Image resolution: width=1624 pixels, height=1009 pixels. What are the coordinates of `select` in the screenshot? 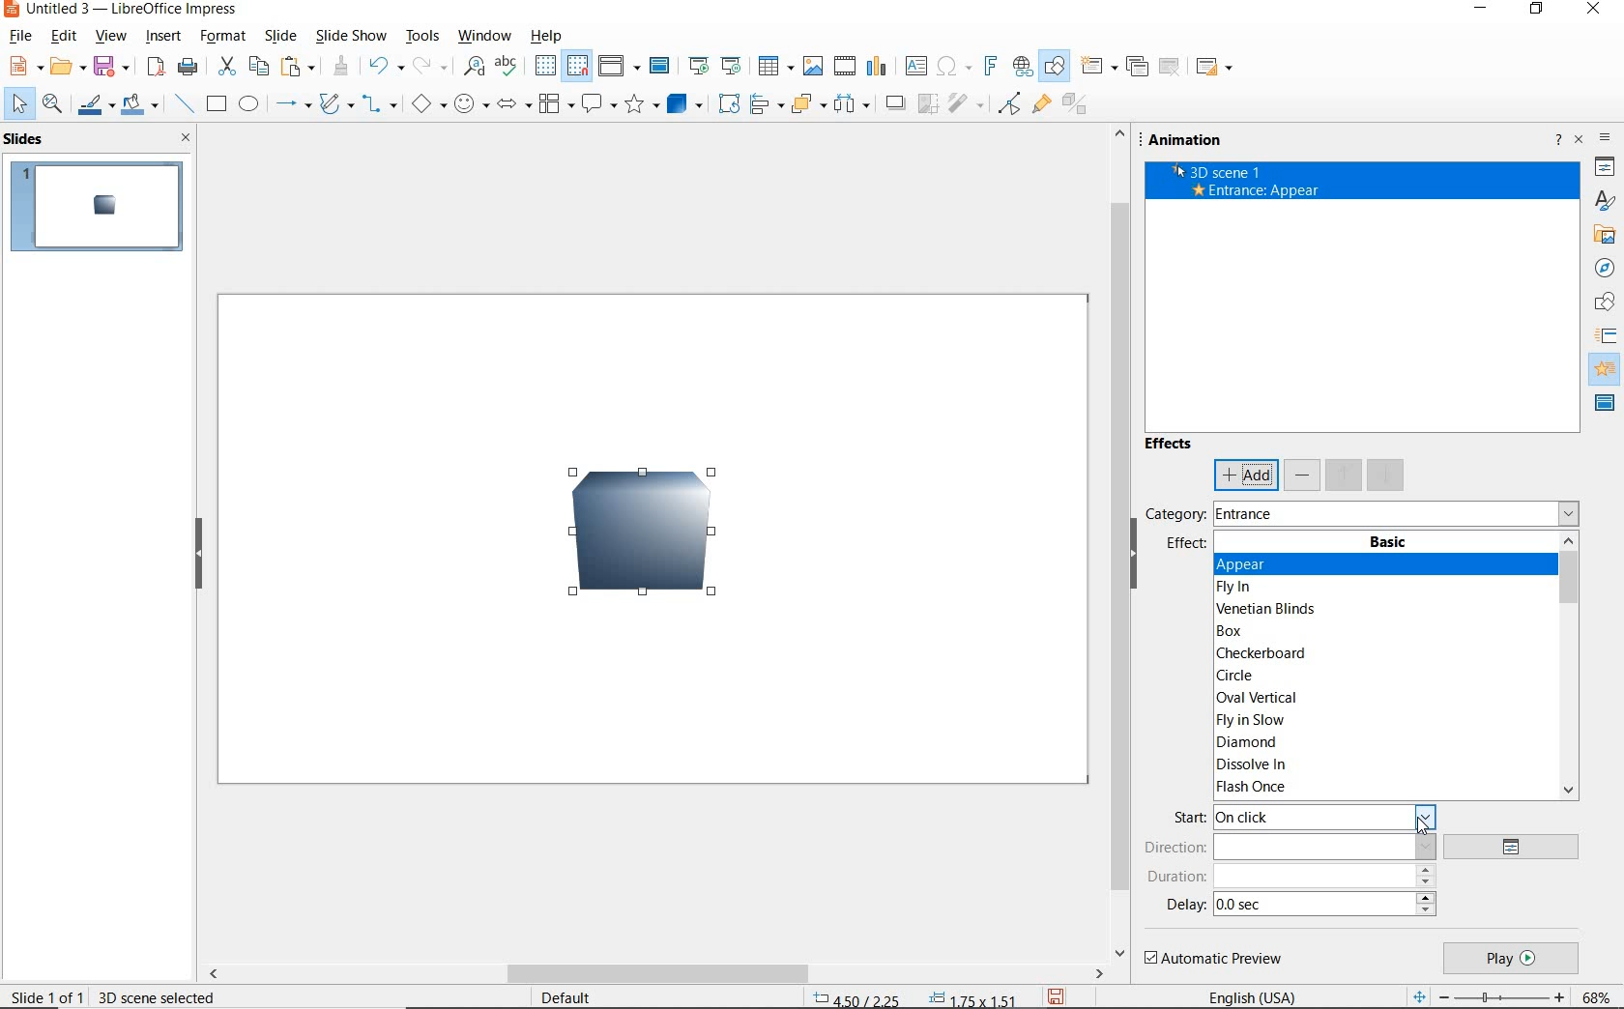 It's located at (16, 103).